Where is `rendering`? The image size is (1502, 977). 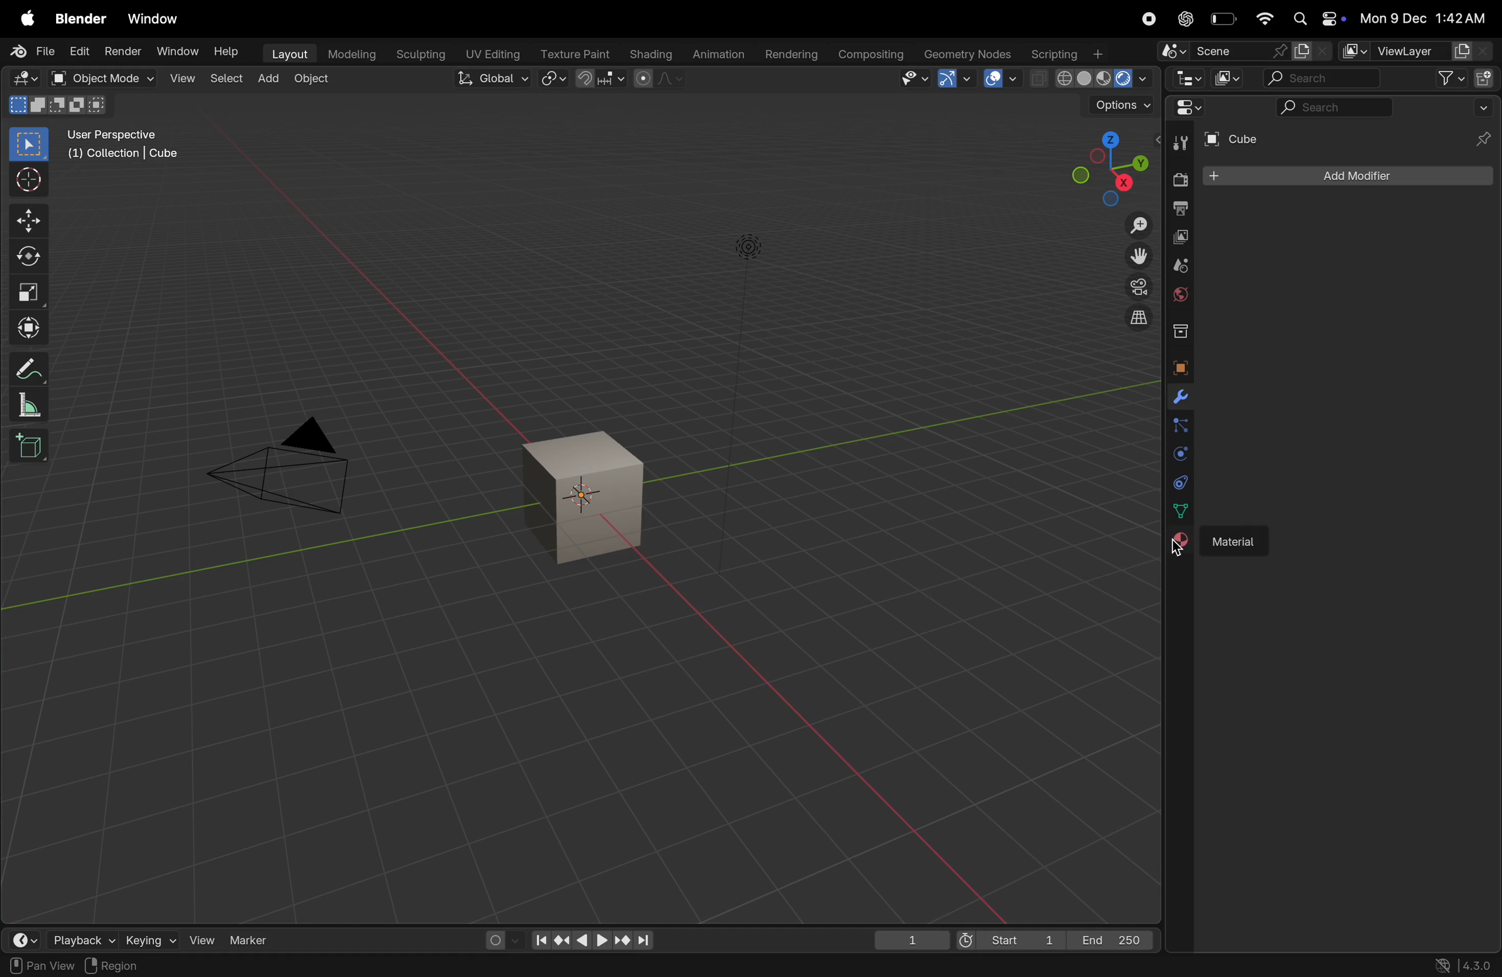
rendering is located at coordinates (791, 55).